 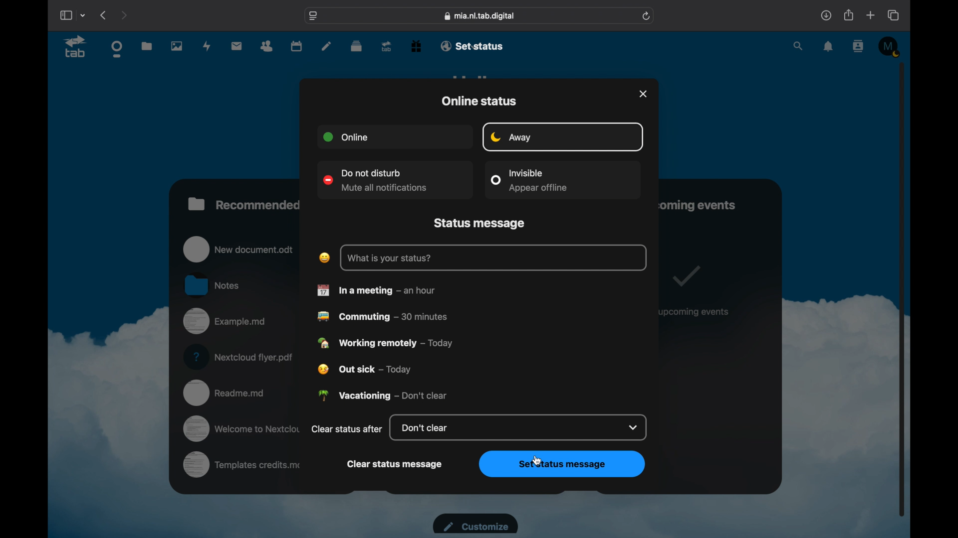 I want to click on contacts, so click(x=266, y=46).